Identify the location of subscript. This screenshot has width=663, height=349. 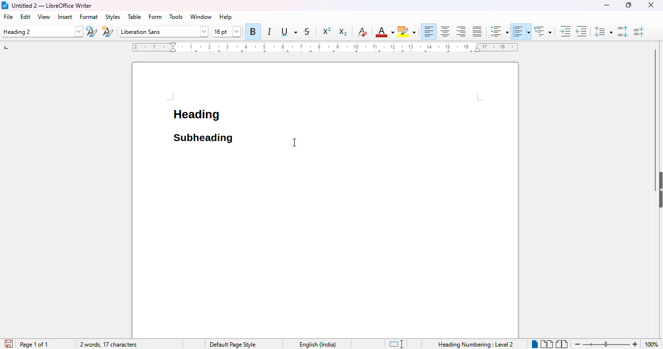
(343, 32).